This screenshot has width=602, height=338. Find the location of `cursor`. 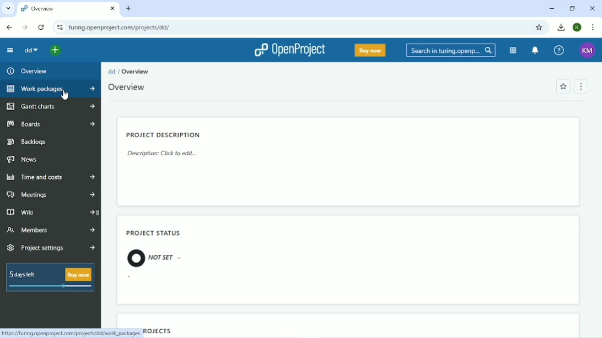

cursor is located at coordinates (64, 96).